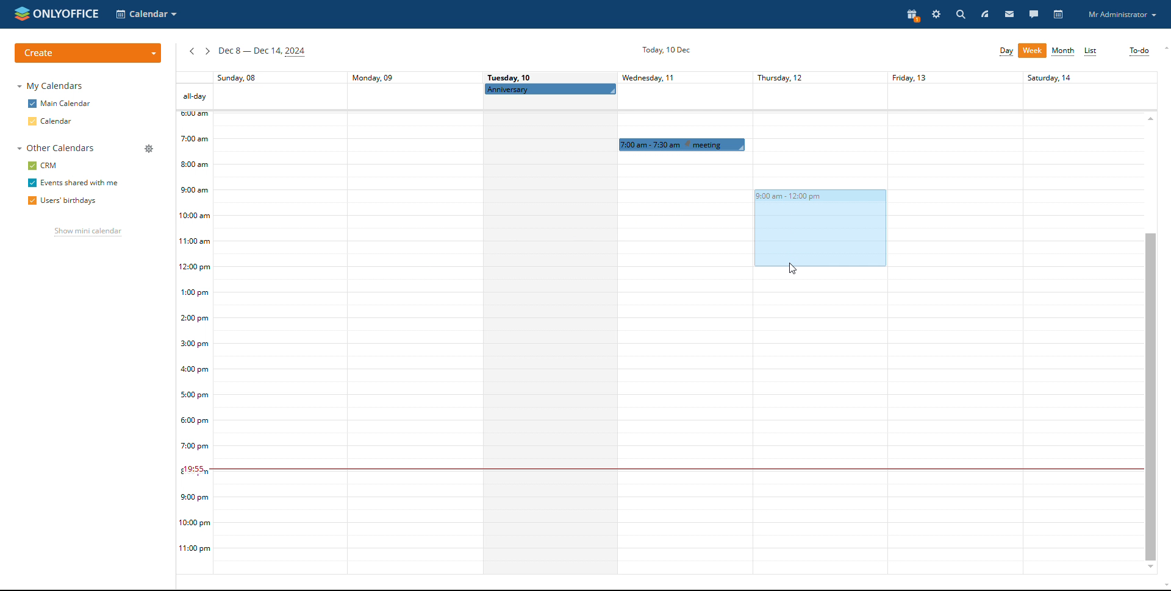 This screenshot has height=591, width=1171. What do you see at coordinates (682, 364) in the screenshot?
I see `wednesday` at bounding box center [682, 364].